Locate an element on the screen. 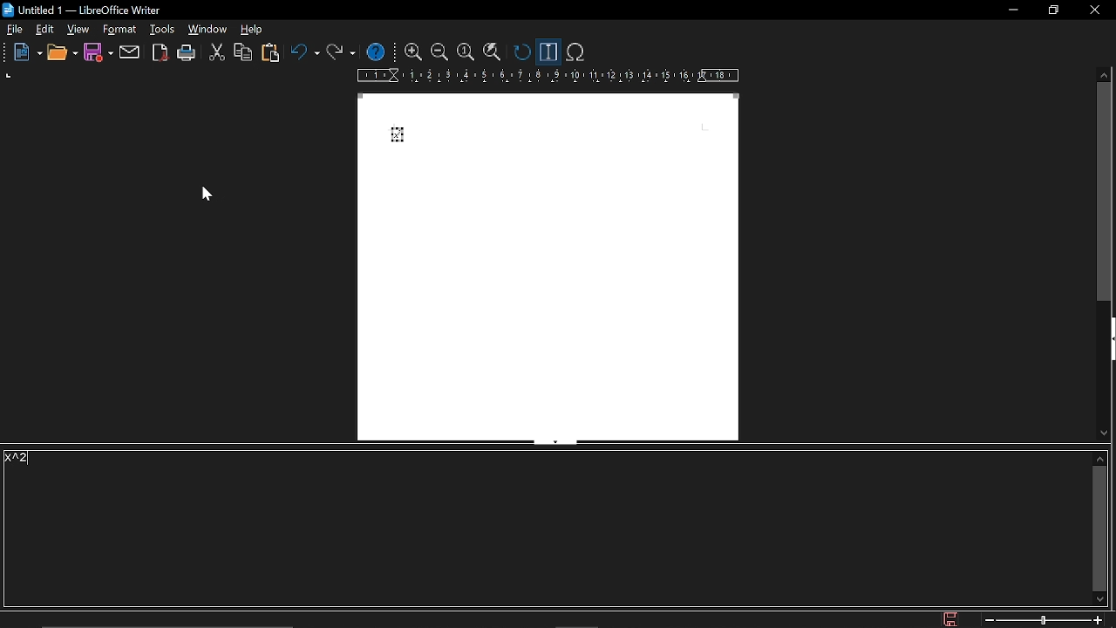 This screenshot has height=628, width=1116. column options is located at coordinates (11, 76).